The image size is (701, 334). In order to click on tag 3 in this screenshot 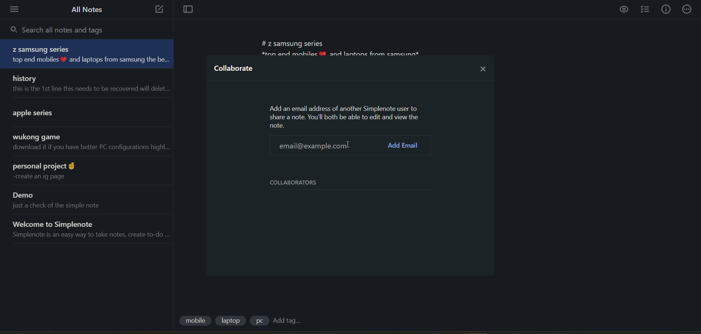, I will do `click(259, 321)`.